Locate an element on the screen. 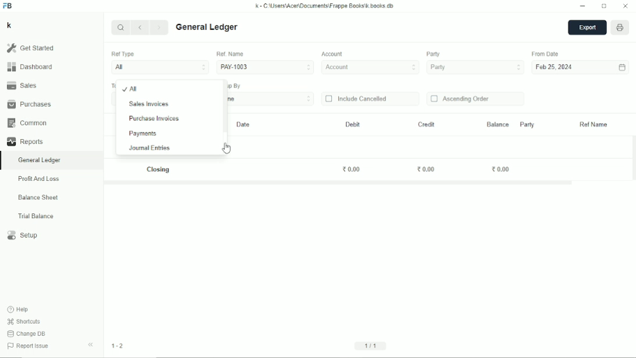  k - C:\Users\Acer\Documents\Frappe books\k.books.db is located at coordinates (325, 6).